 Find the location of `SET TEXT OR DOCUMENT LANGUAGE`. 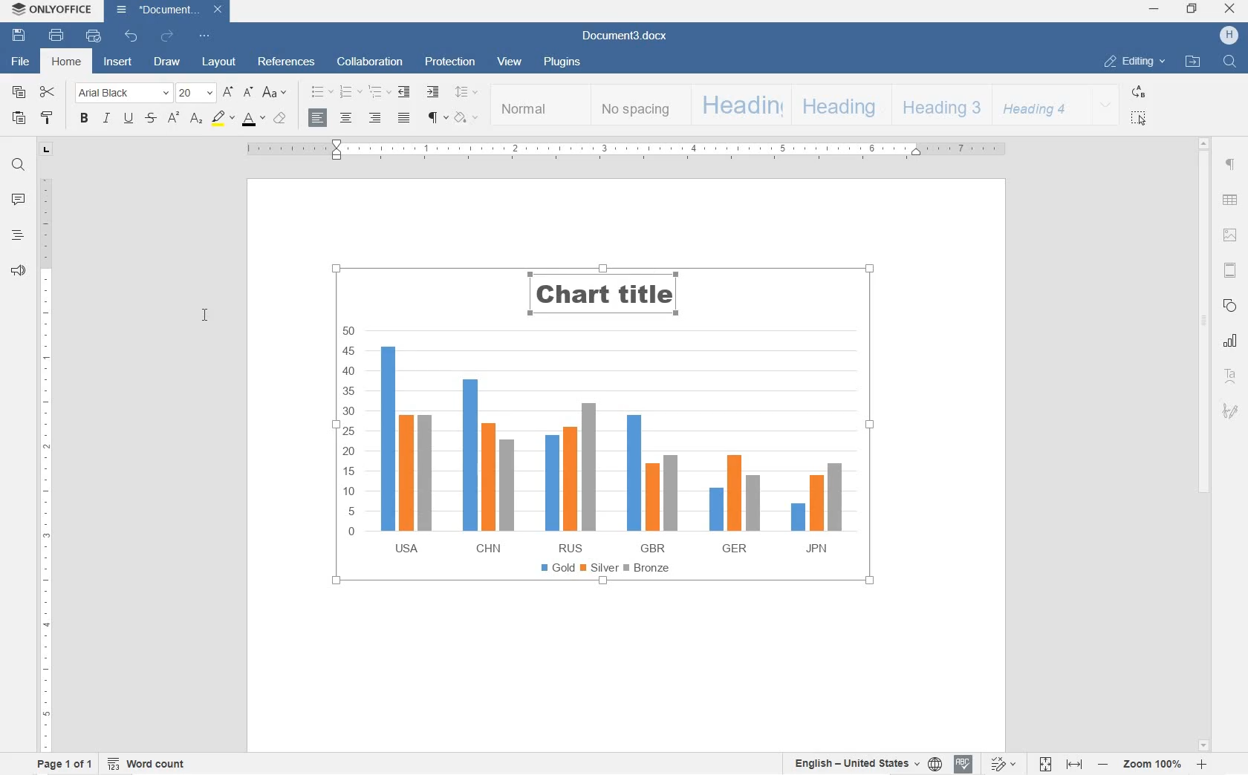

SET TEXT OR DOCUMENT LANGUAGE is located at coordinates (864, 763).